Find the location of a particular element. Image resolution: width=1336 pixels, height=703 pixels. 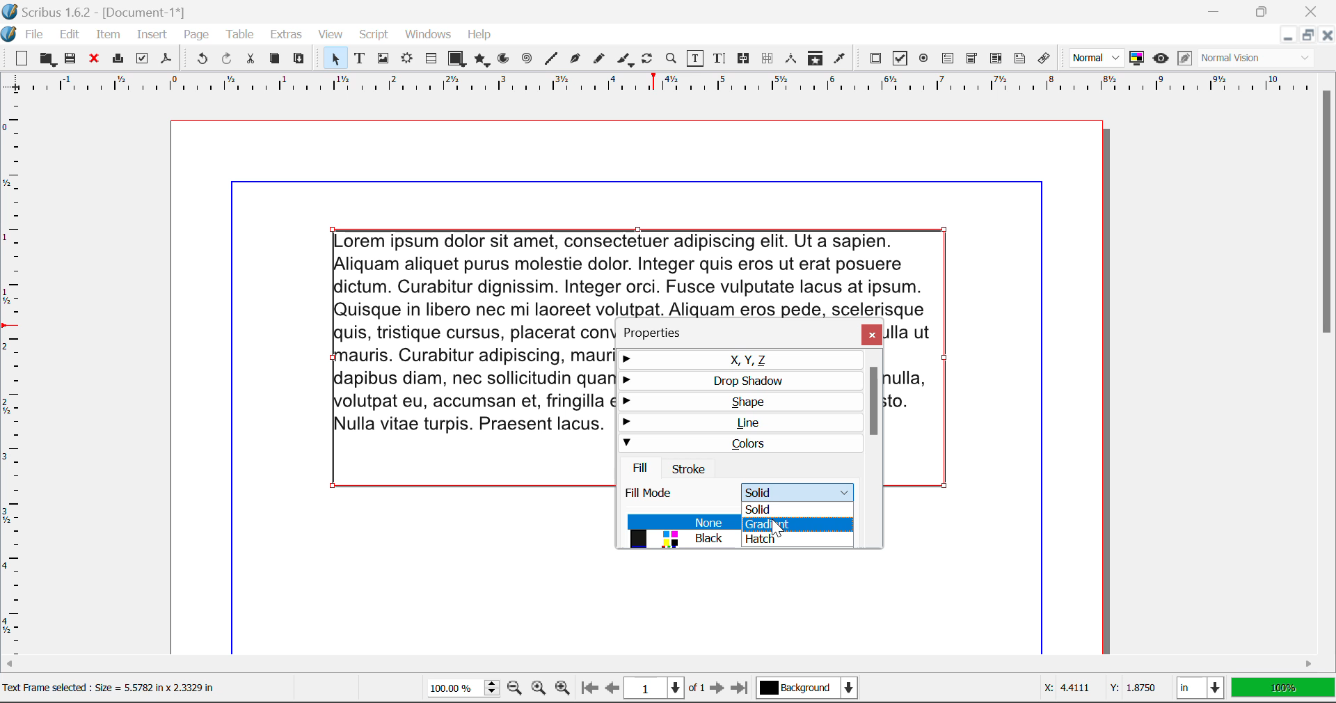

Extras is located at coordinates (288, 35).